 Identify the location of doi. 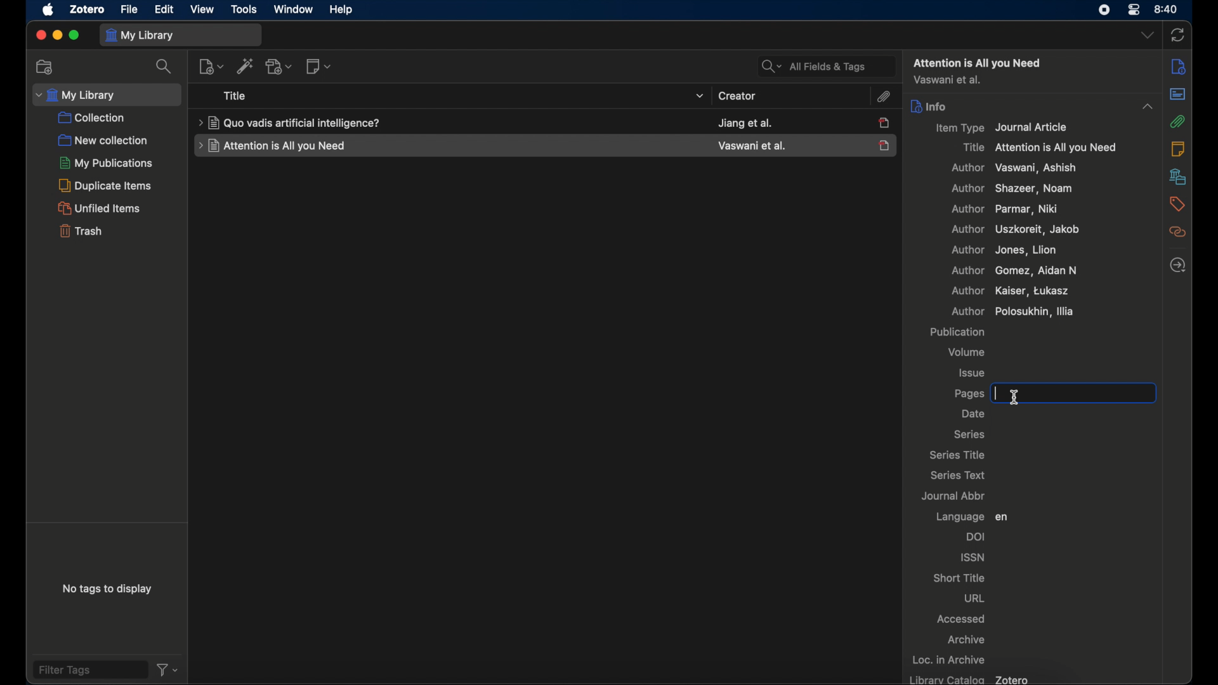
(978, 537).